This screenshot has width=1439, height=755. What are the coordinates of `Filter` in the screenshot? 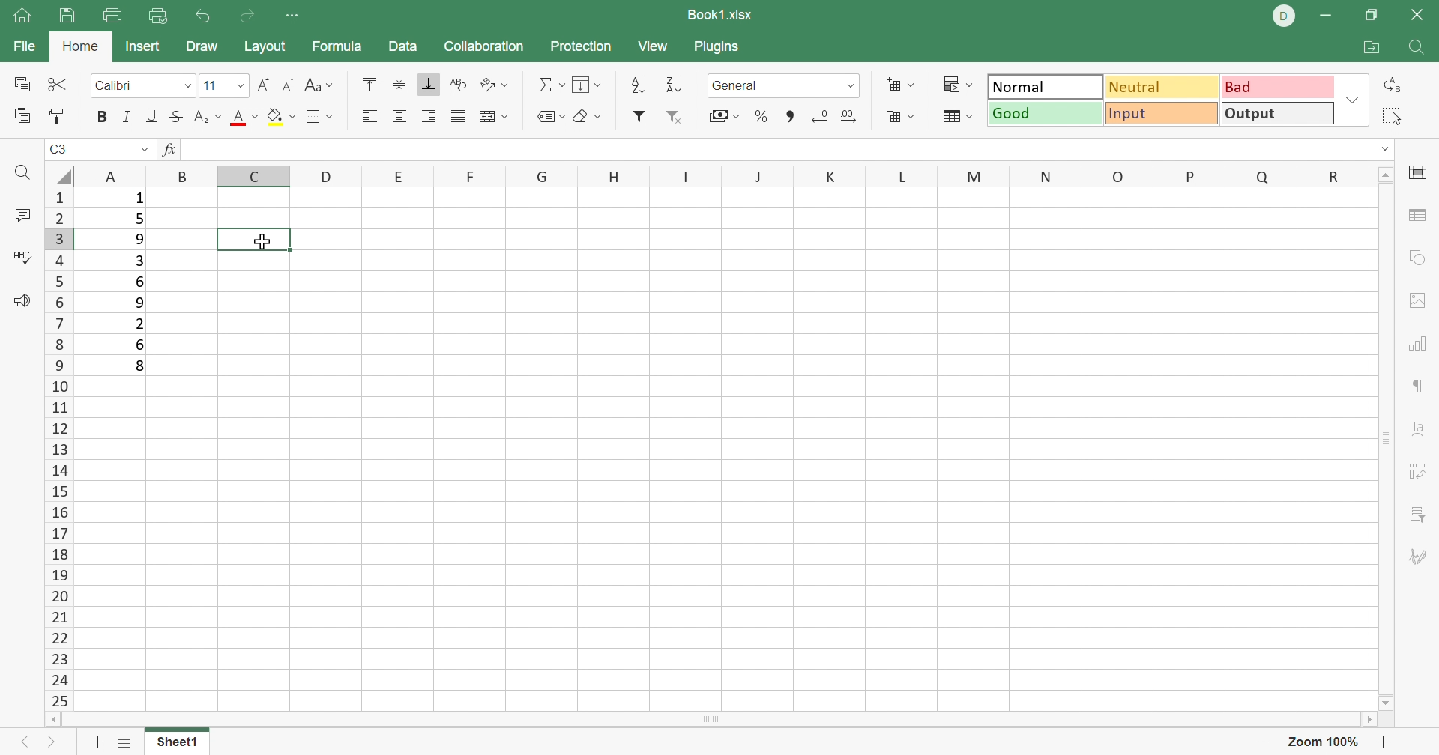 It's located at (637, 116).